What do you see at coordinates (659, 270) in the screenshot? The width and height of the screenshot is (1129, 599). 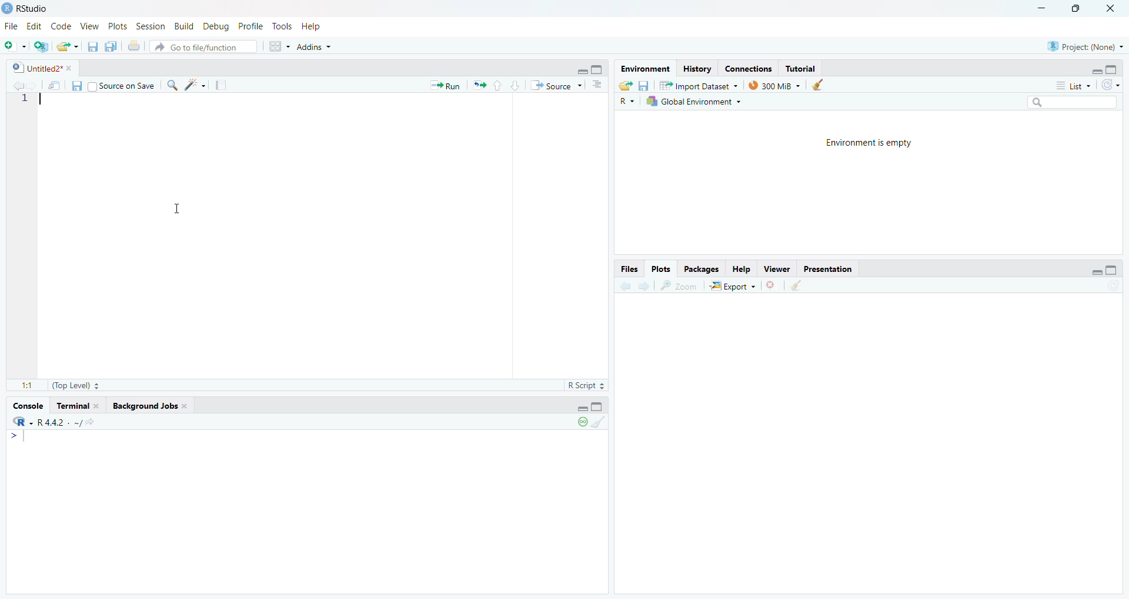 I see `Plots` at bounding box center [659, 270].